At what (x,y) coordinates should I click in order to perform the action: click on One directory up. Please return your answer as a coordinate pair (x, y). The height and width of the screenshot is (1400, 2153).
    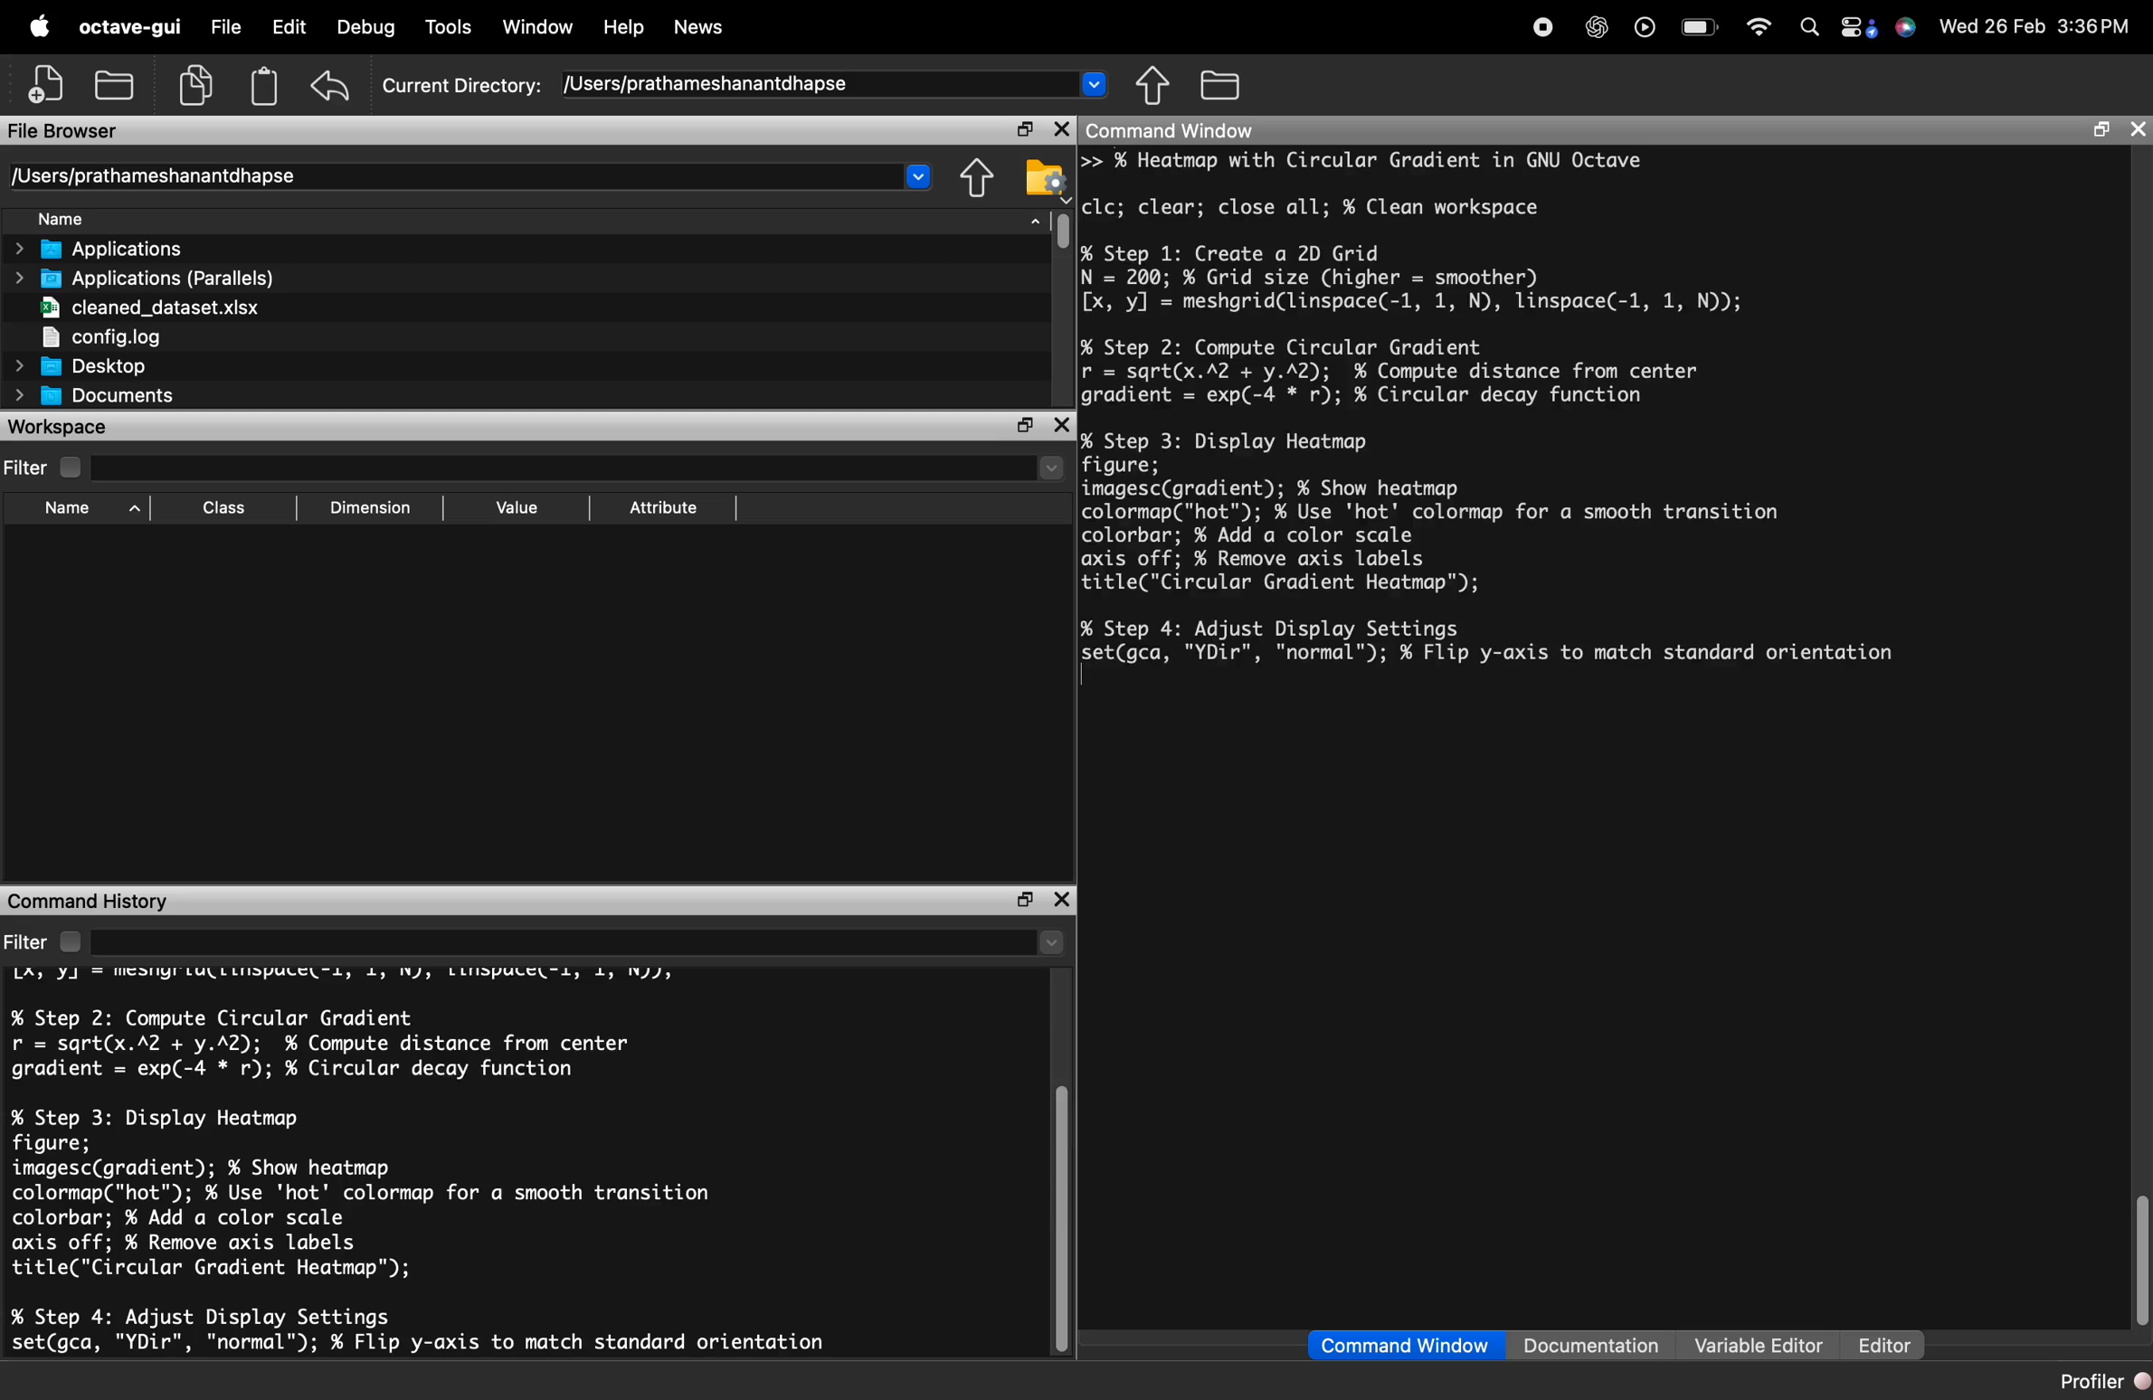
    Looking at the image, I should click on (1219, 86).